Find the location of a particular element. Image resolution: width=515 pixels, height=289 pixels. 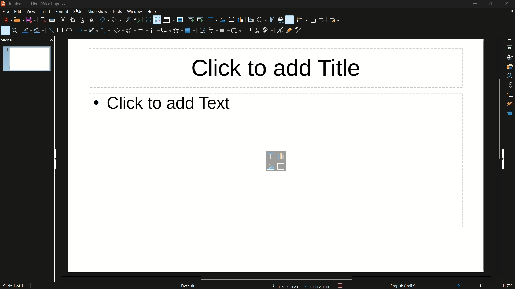

cut is located at coordinates (62, 20).